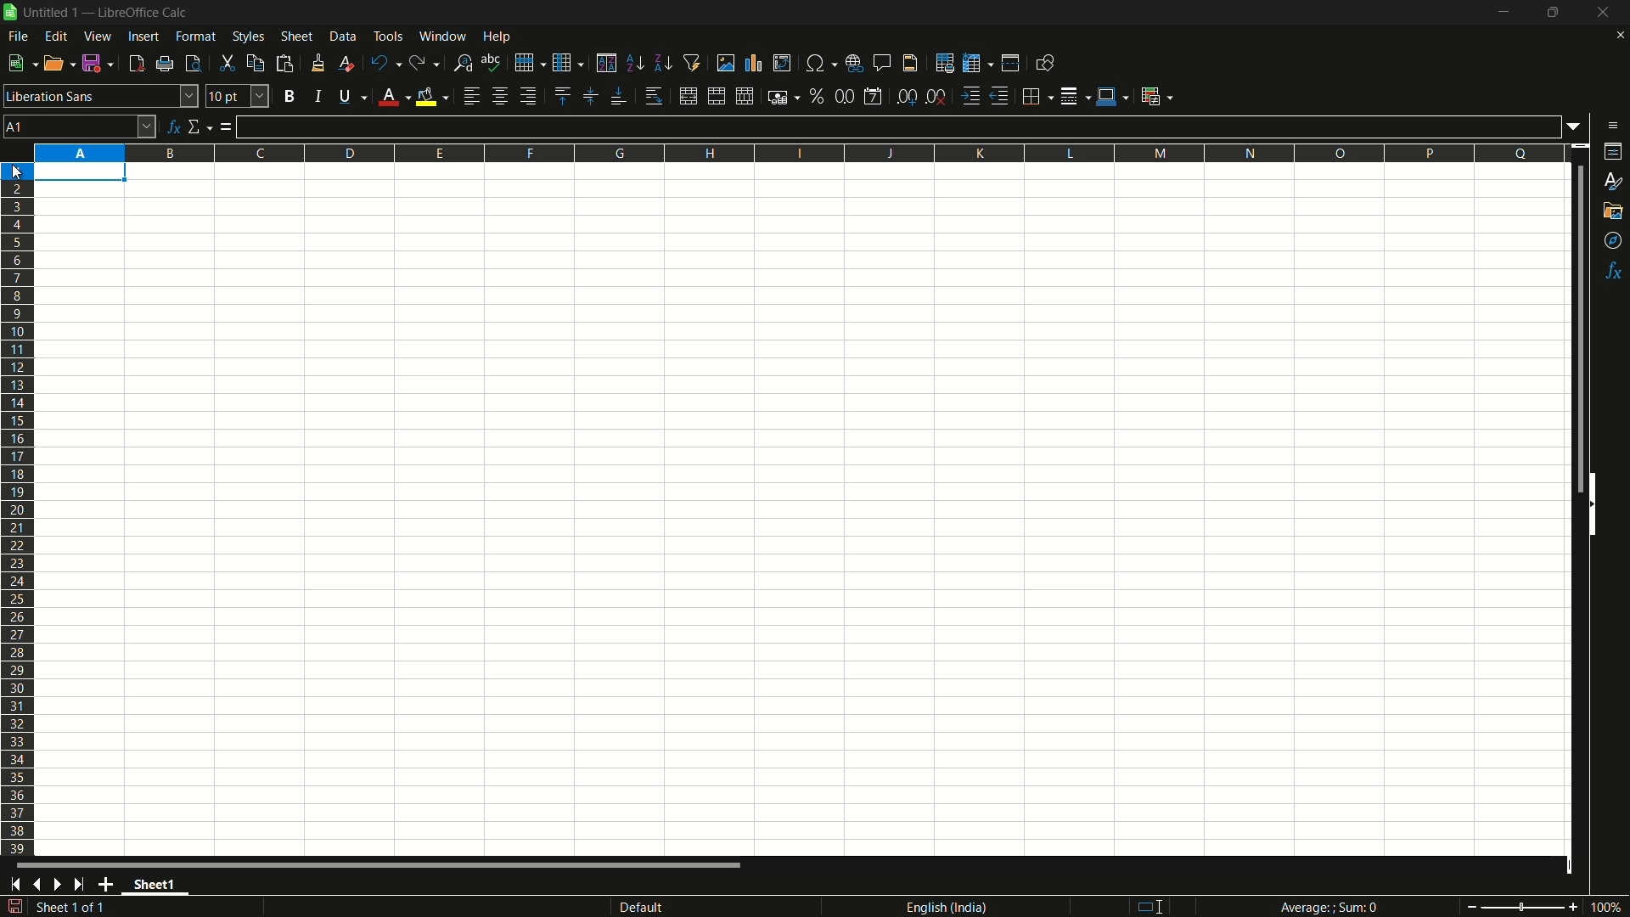 The image size is (1630, 917). Describe the element at coordinates (1521, 906) in the screenshot. I see `zoom slider` at that location.